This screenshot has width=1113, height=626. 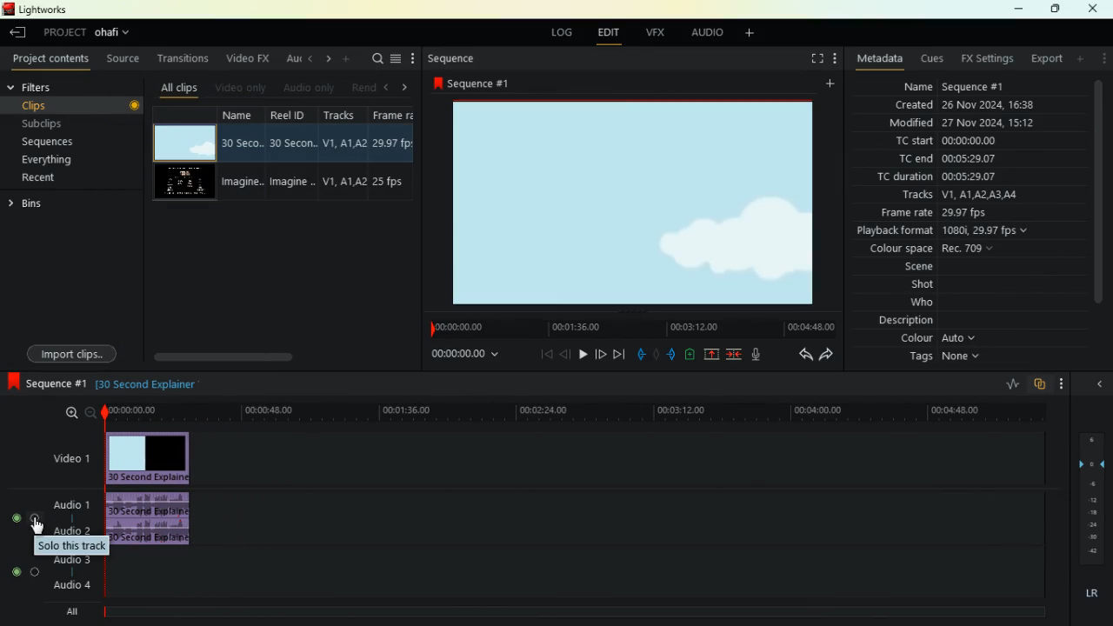 What do you see at coordinates (578, 575) in the screenshot?
I see `audio 3 and audio 4 timeline track` at bounding box center [578, 575].